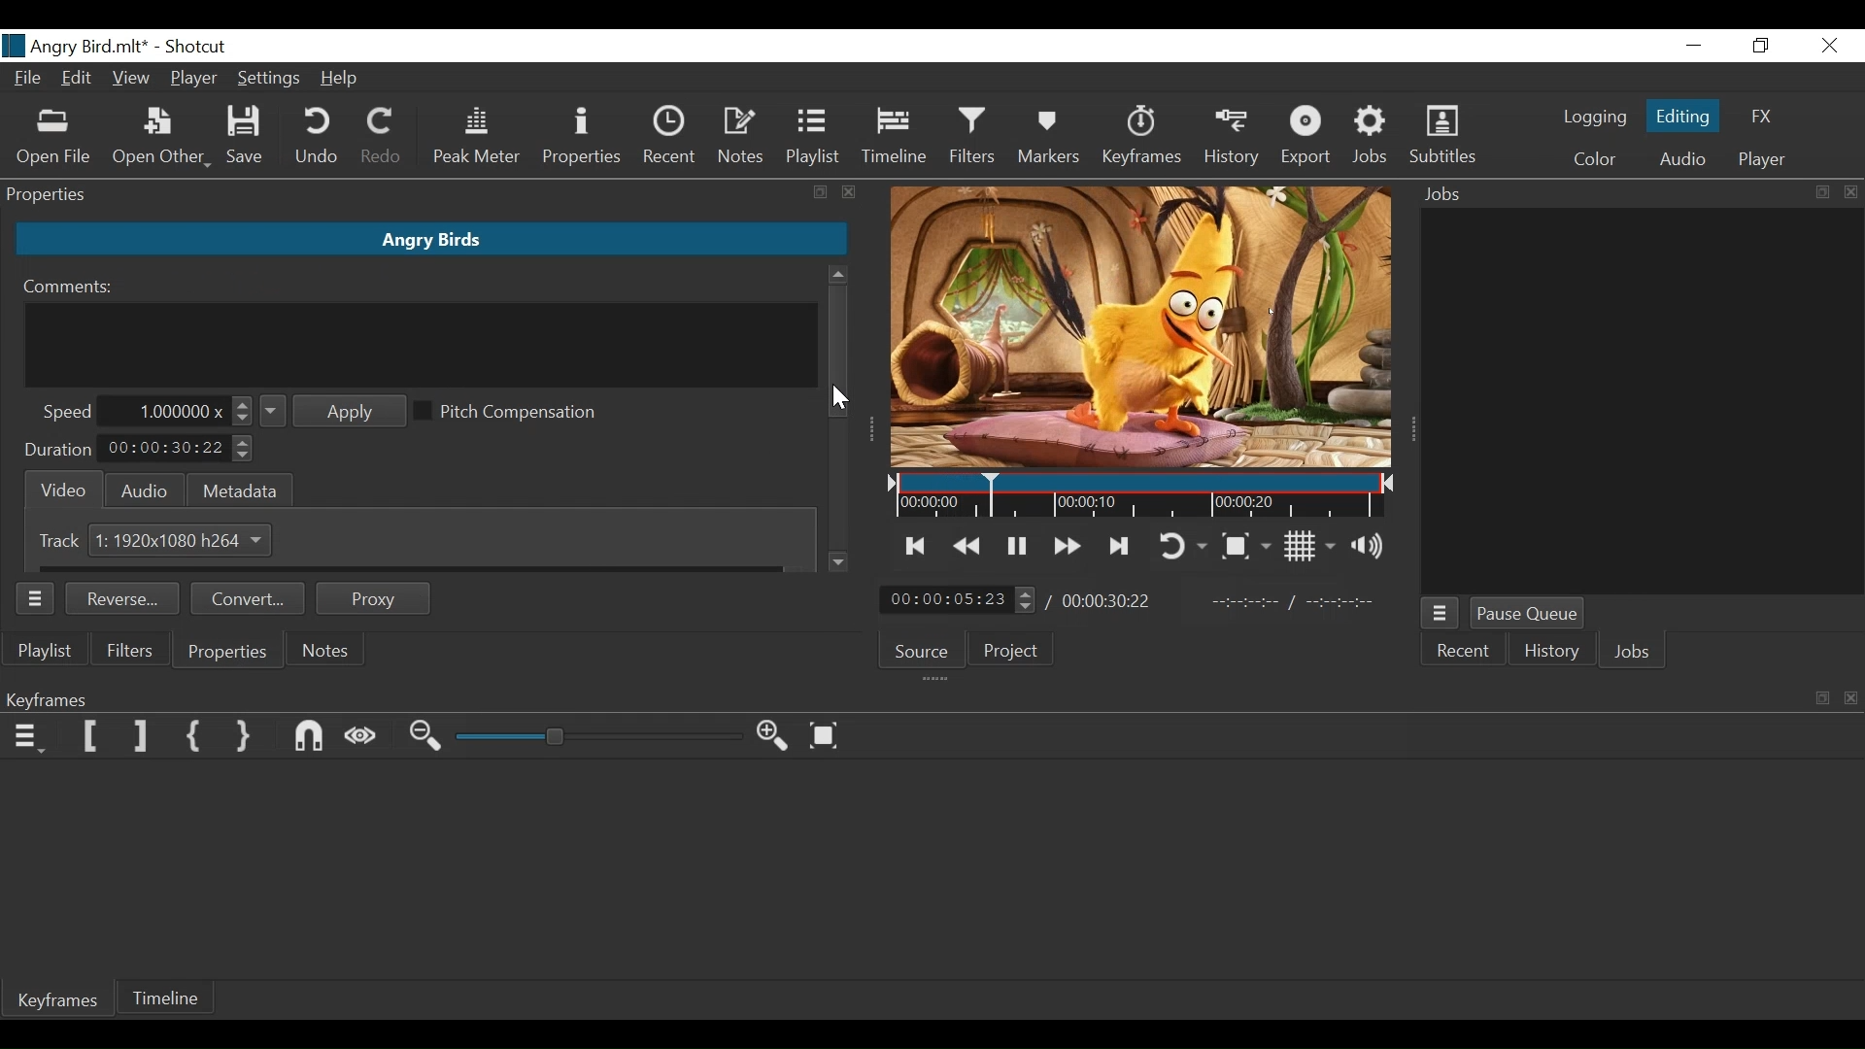 This screenshot has height=1049, width=1865. What do you see at coordinates (77, 80) in the screenshot?
I see `Edit` at bounding box center [77, 80].